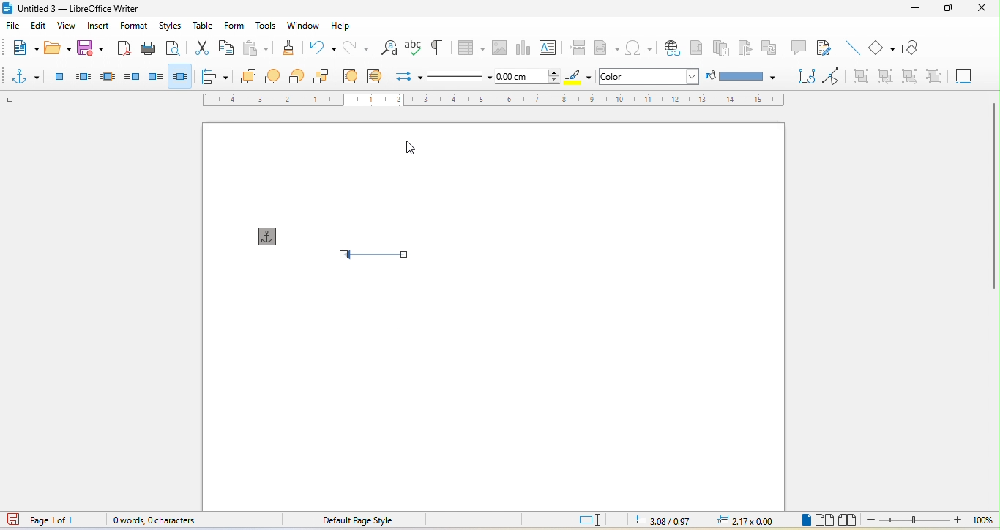 The image size is (1000, 530). Describe the element at coordinates (133, 75) in the screenshot. I see `before` at that location.